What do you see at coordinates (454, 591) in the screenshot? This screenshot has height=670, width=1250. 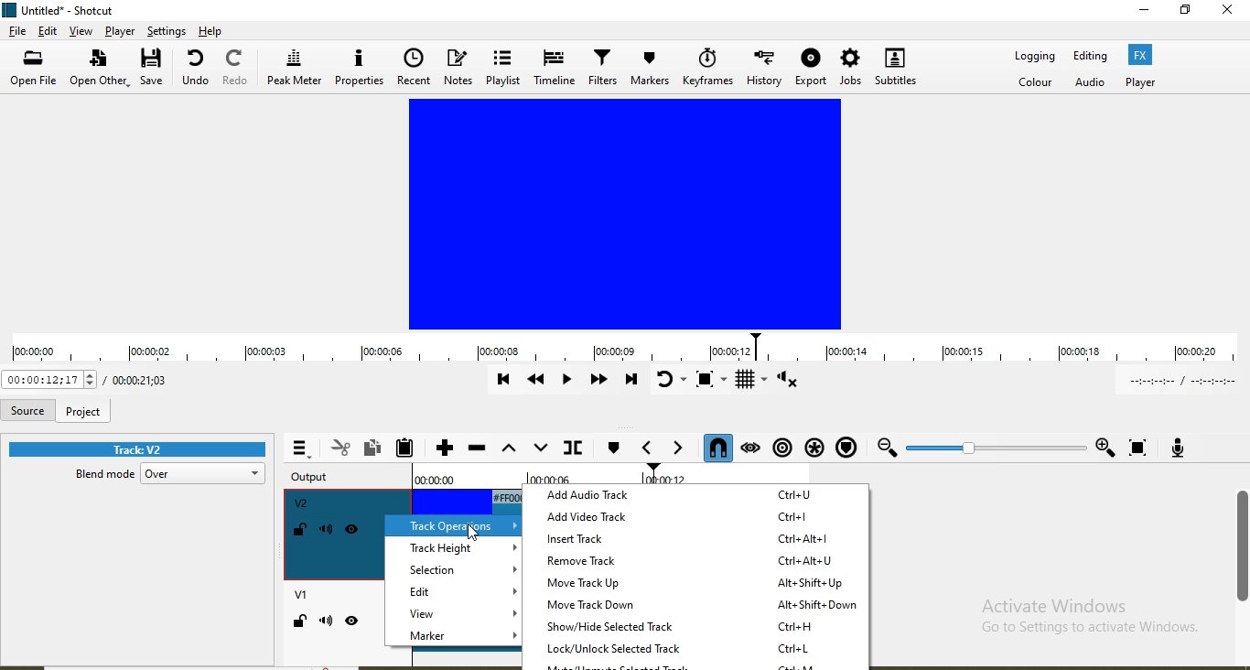 I see `edit` at bounding box center [454, 591].